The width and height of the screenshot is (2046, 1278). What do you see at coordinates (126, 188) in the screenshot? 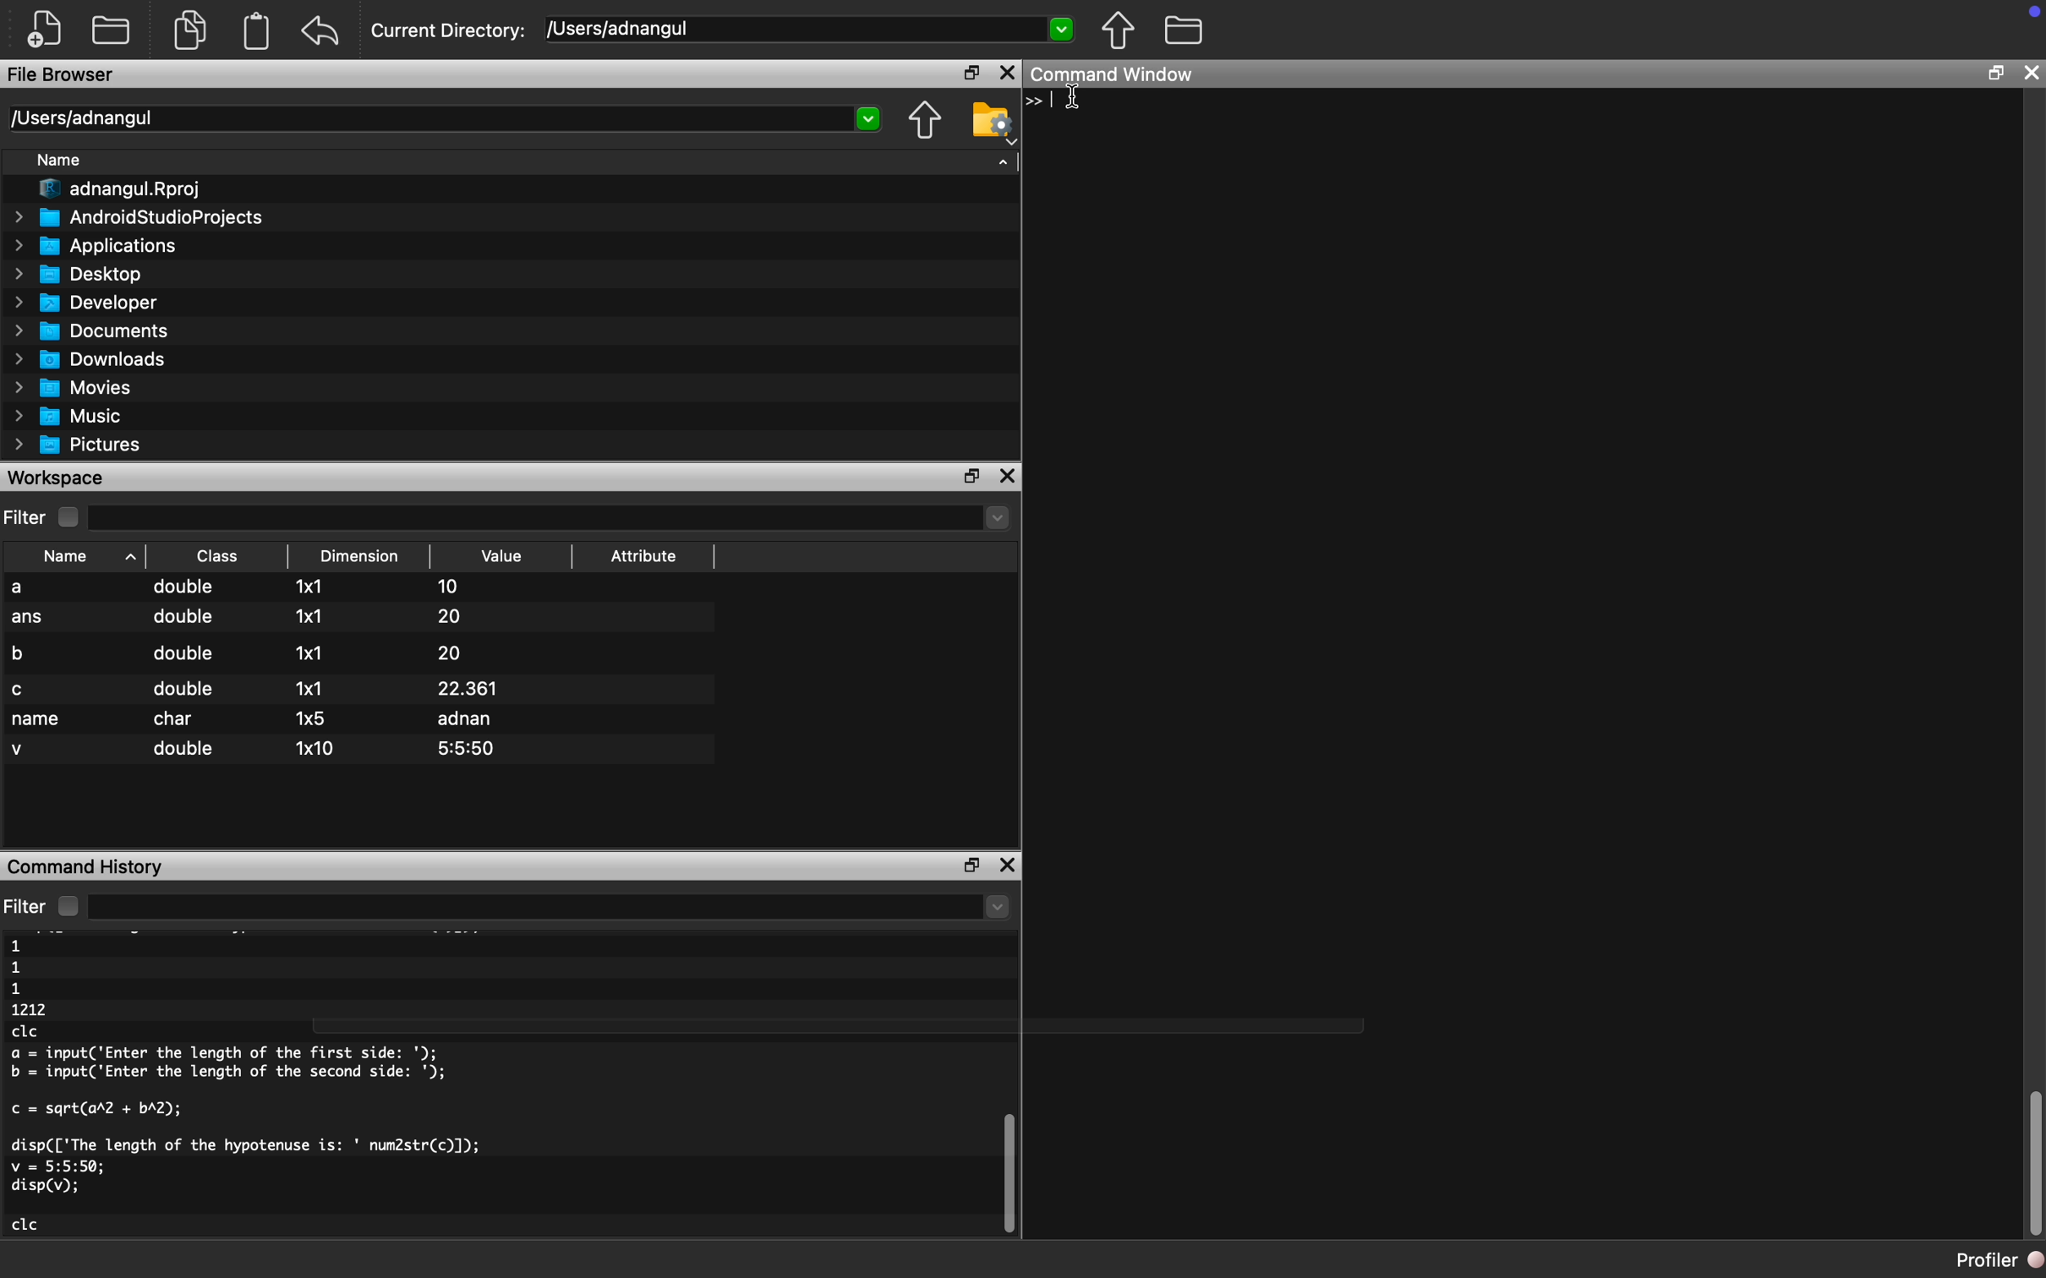
I see `adnangul.Rproj` at bounding box center [126, 188].